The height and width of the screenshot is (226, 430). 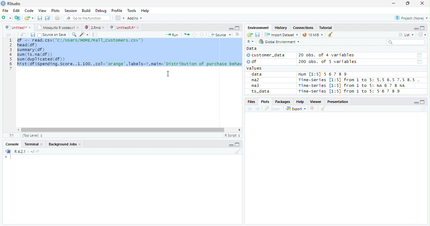 I want to click on Session, so click(x=70, y=10).